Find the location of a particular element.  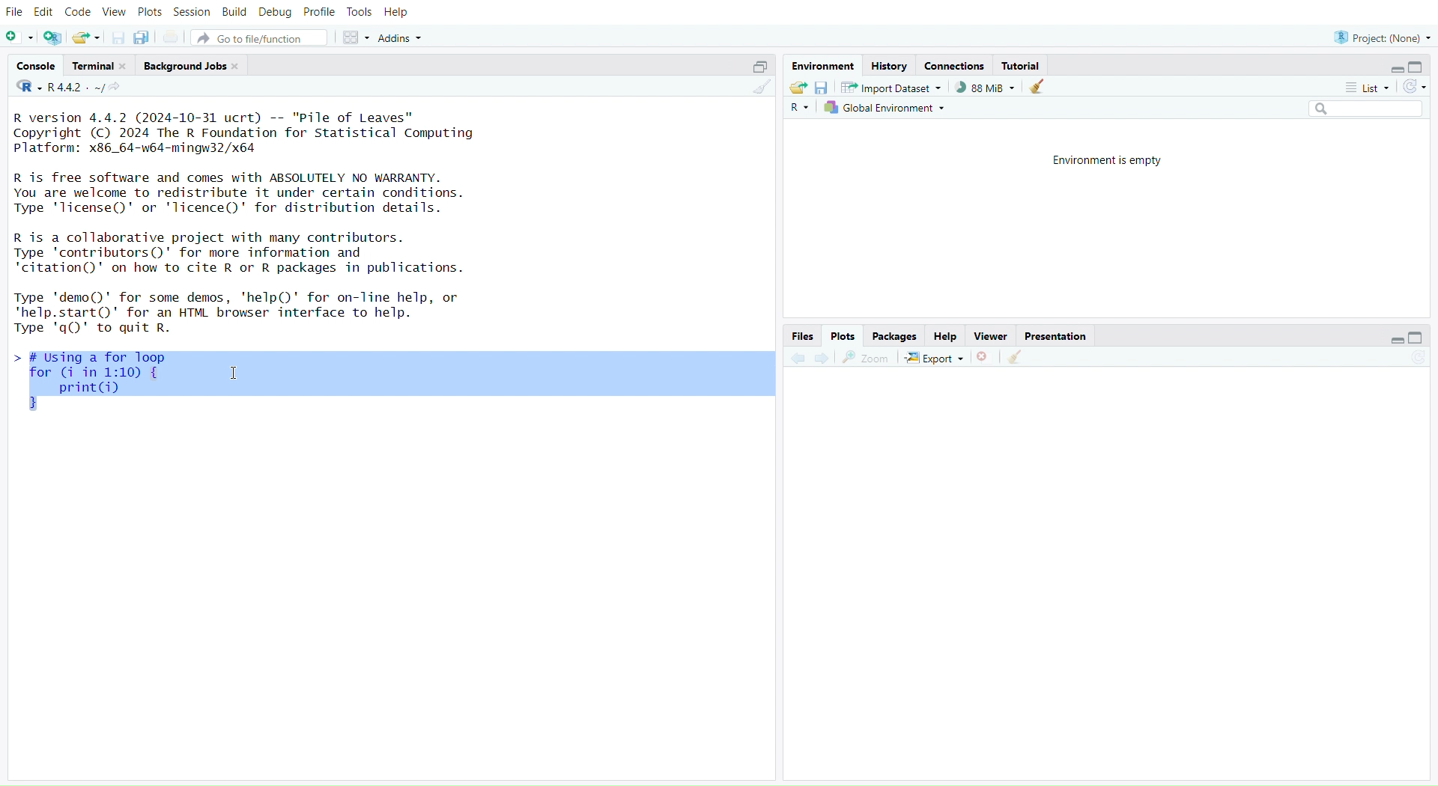

88mib is located at coordinates (986, 88).